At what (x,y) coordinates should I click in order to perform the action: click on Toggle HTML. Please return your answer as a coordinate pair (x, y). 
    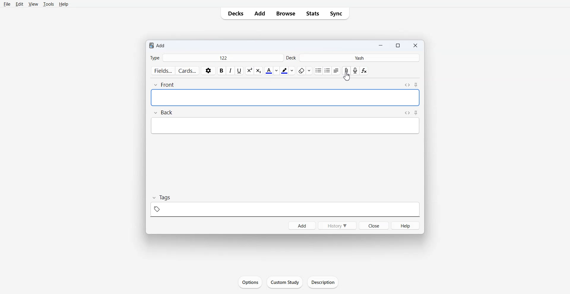
    Looking at the image, I should click on (407, 85).